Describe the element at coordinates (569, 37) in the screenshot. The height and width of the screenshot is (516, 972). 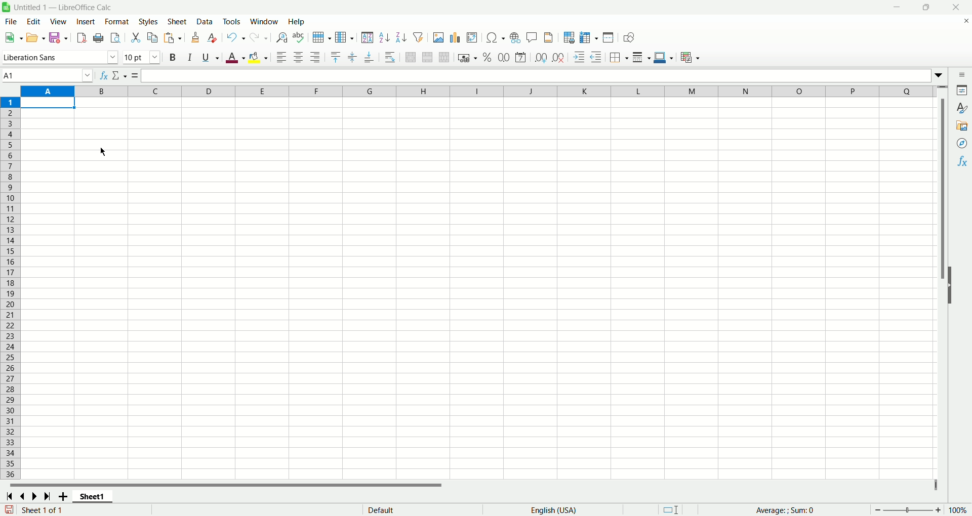
I see `define print area` at that location.